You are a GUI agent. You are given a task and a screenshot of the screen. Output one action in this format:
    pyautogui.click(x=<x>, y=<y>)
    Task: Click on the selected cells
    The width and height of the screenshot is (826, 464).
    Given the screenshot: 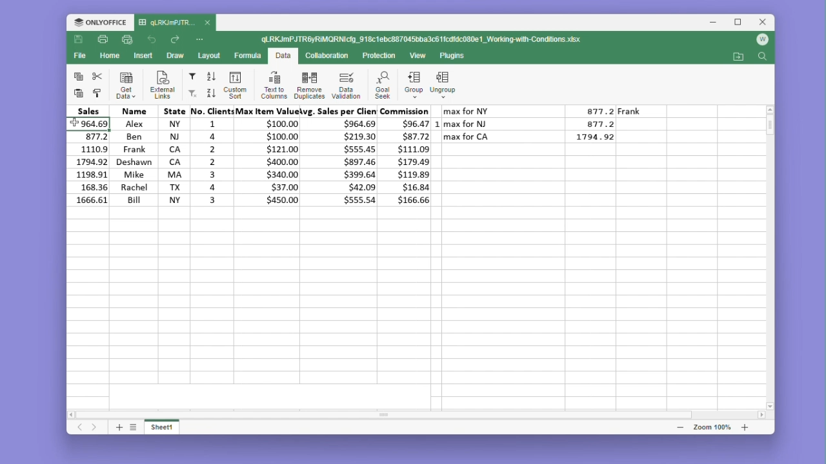 What is the action you would take?
    pyautogui.click(x=88, y=150)
    